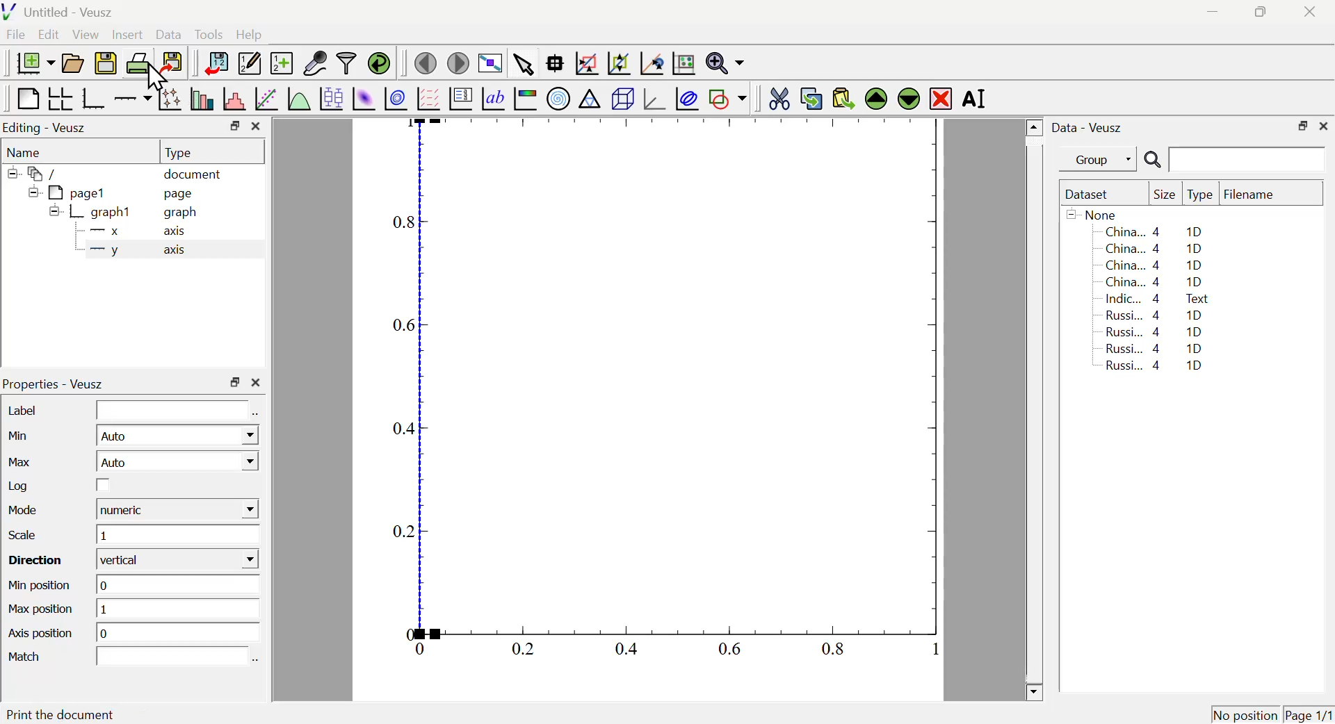 Image resolution: width=1335 pixels, height=724 pixels. I want to click on Print Document, so click(137, 63).